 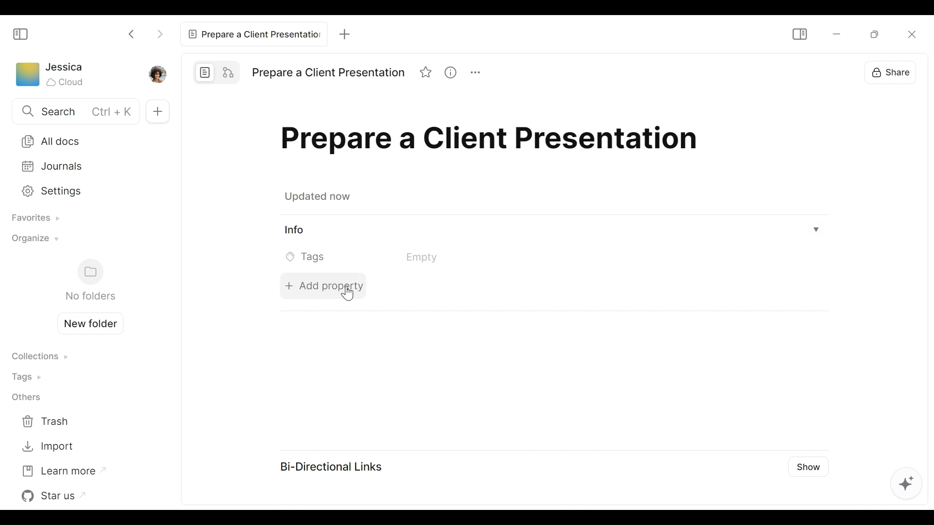 What do you see at coordinates (799, 34) in the screenshot?
I see `Show/Hide Sidebar` at bounding box center [799, 34].